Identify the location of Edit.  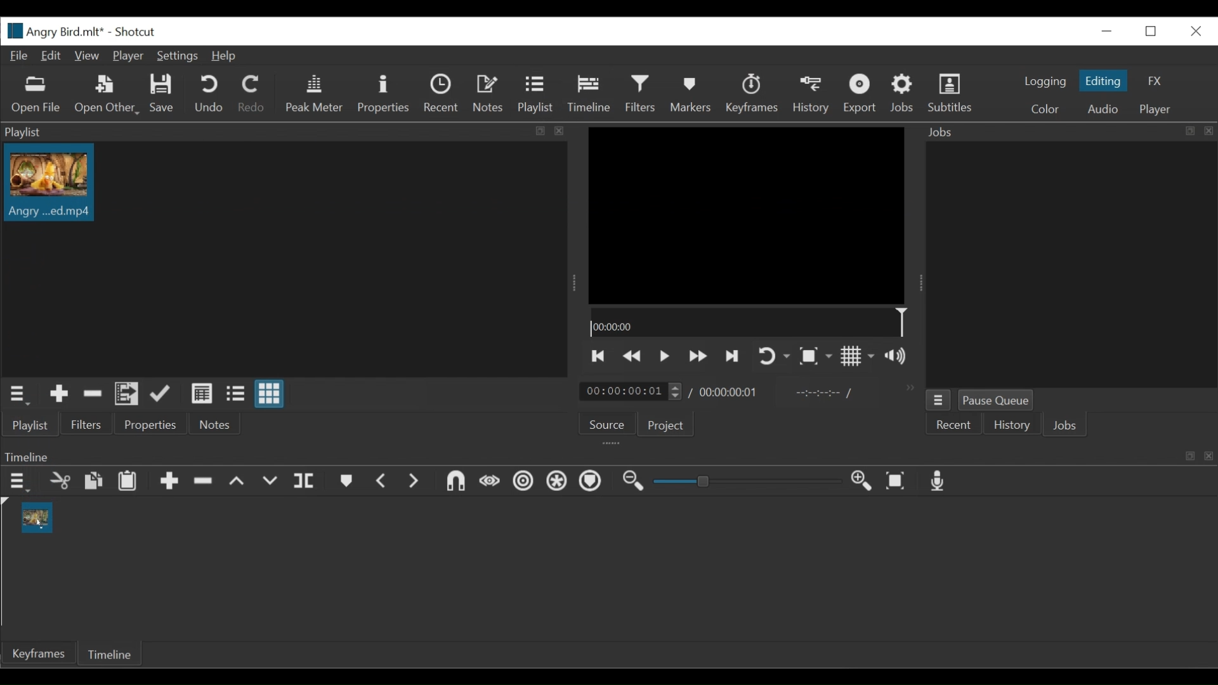
(51, 56).